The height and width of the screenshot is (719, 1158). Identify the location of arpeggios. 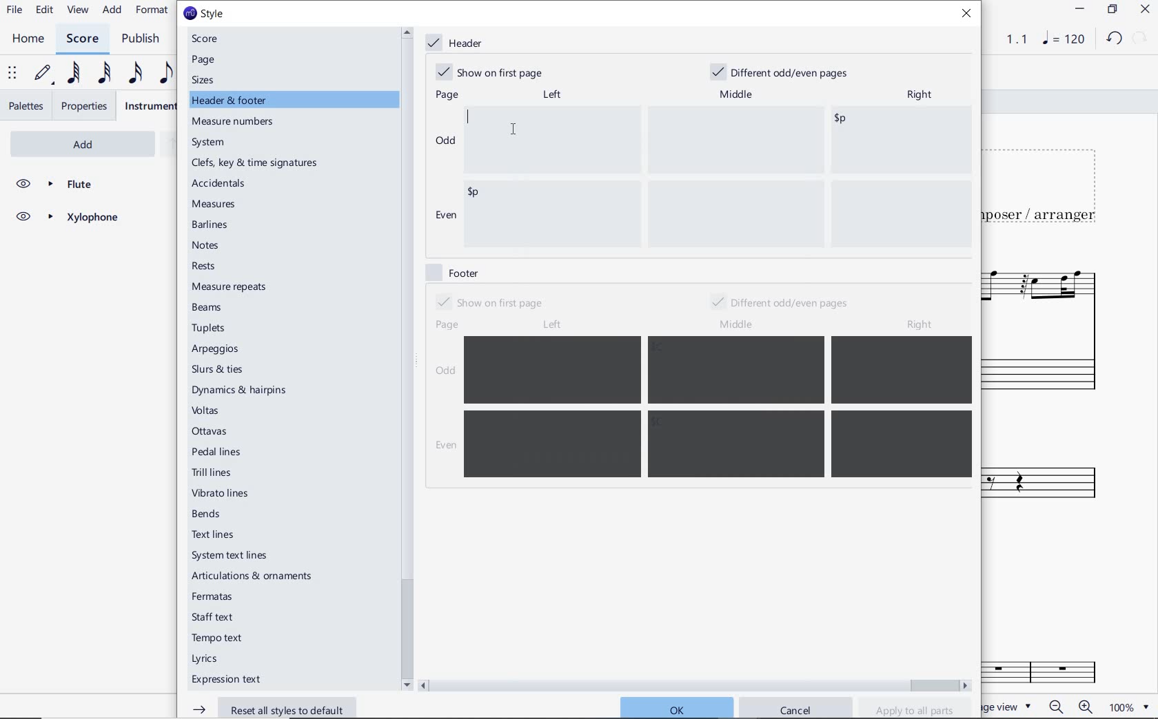
(216, 350).